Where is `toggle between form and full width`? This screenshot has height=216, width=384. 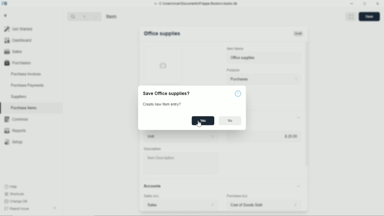 toggle between form and full width is located at coordinates (351, 16).